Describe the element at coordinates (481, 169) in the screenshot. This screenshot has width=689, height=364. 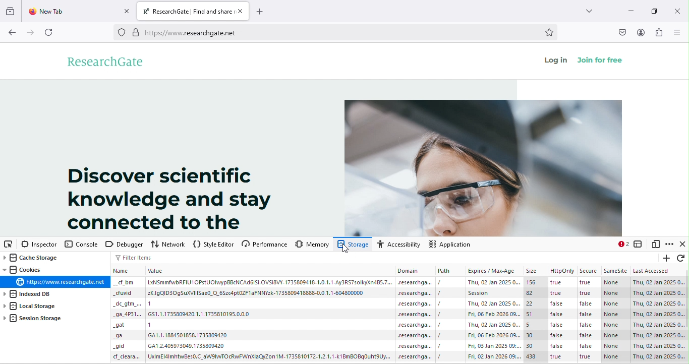
I see `image` at that location.